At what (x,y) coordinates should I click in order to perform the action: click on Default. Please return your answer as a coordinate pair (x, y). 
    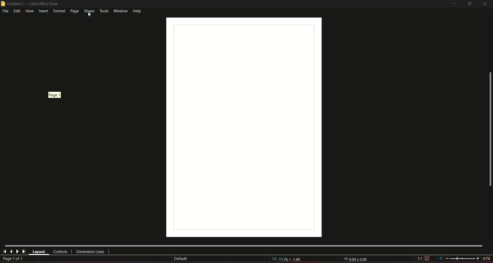
    Looking at the image, I should click on (181, 259).